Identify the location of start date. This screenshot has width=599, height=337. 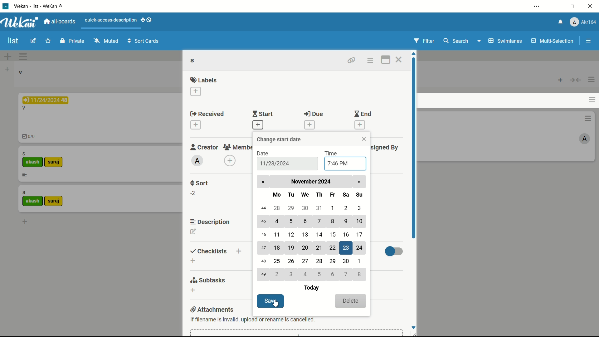
(275, 164).